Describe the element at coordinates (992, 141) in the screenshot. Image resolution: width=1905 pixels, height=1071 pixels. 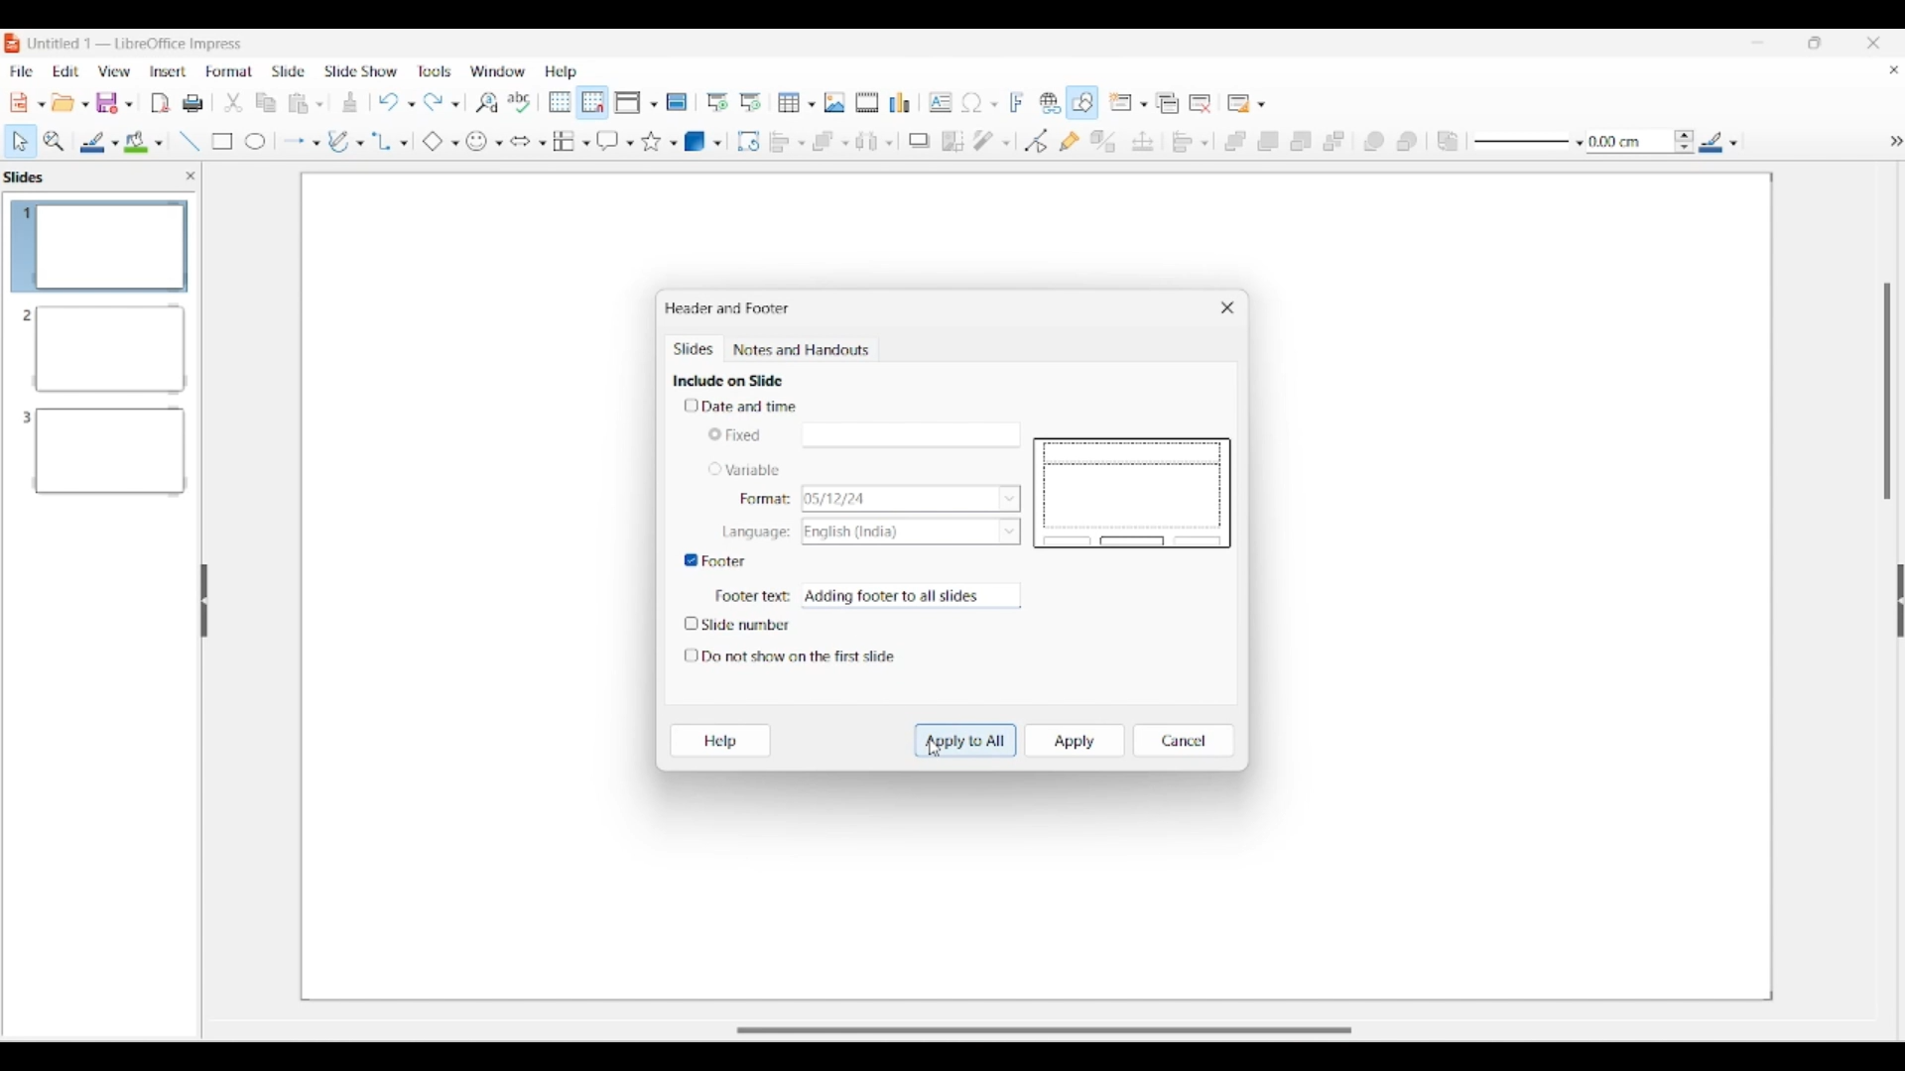
I see `Filter options` at that location.